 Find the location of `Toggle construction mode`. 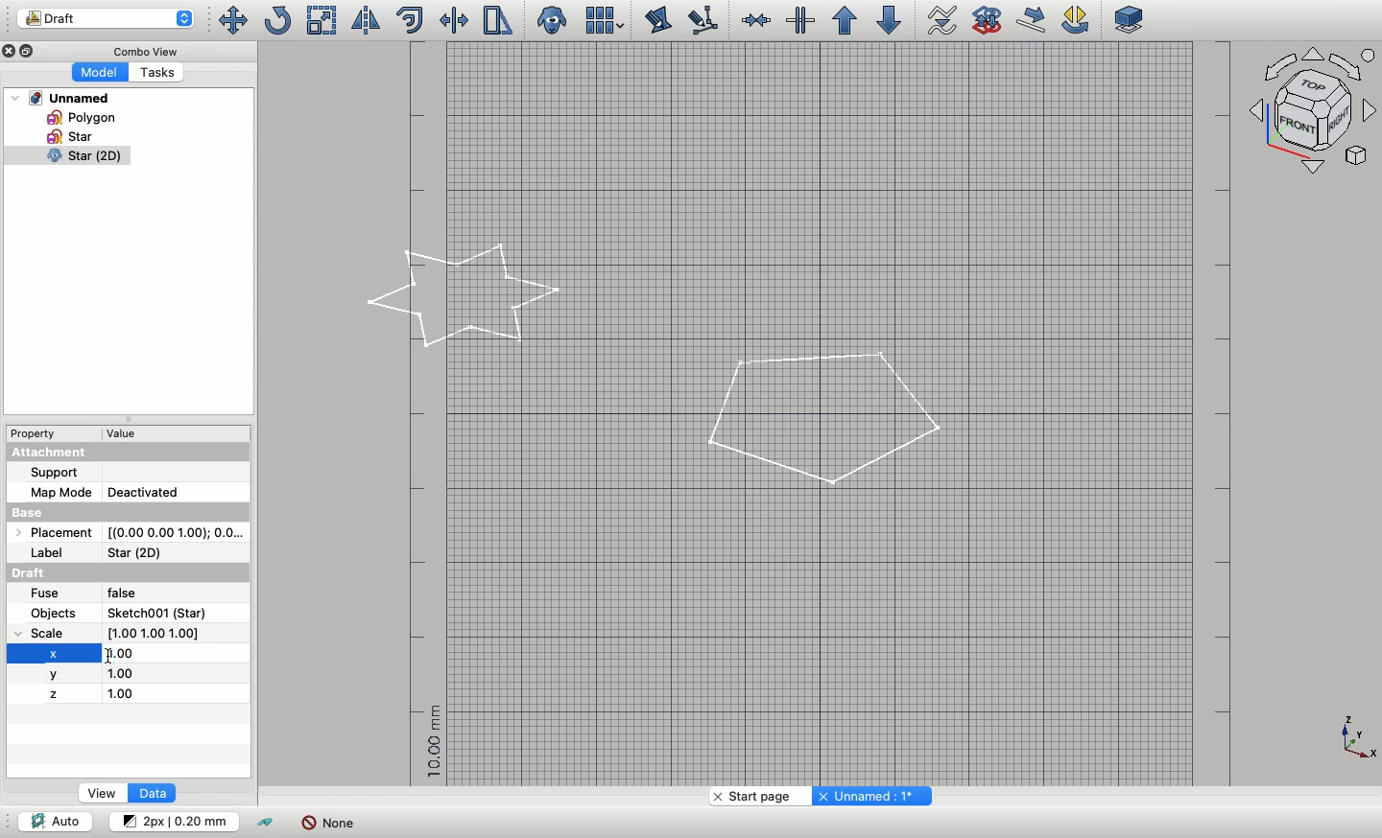

Toggle construction mode is located at coordinates (267, 824).